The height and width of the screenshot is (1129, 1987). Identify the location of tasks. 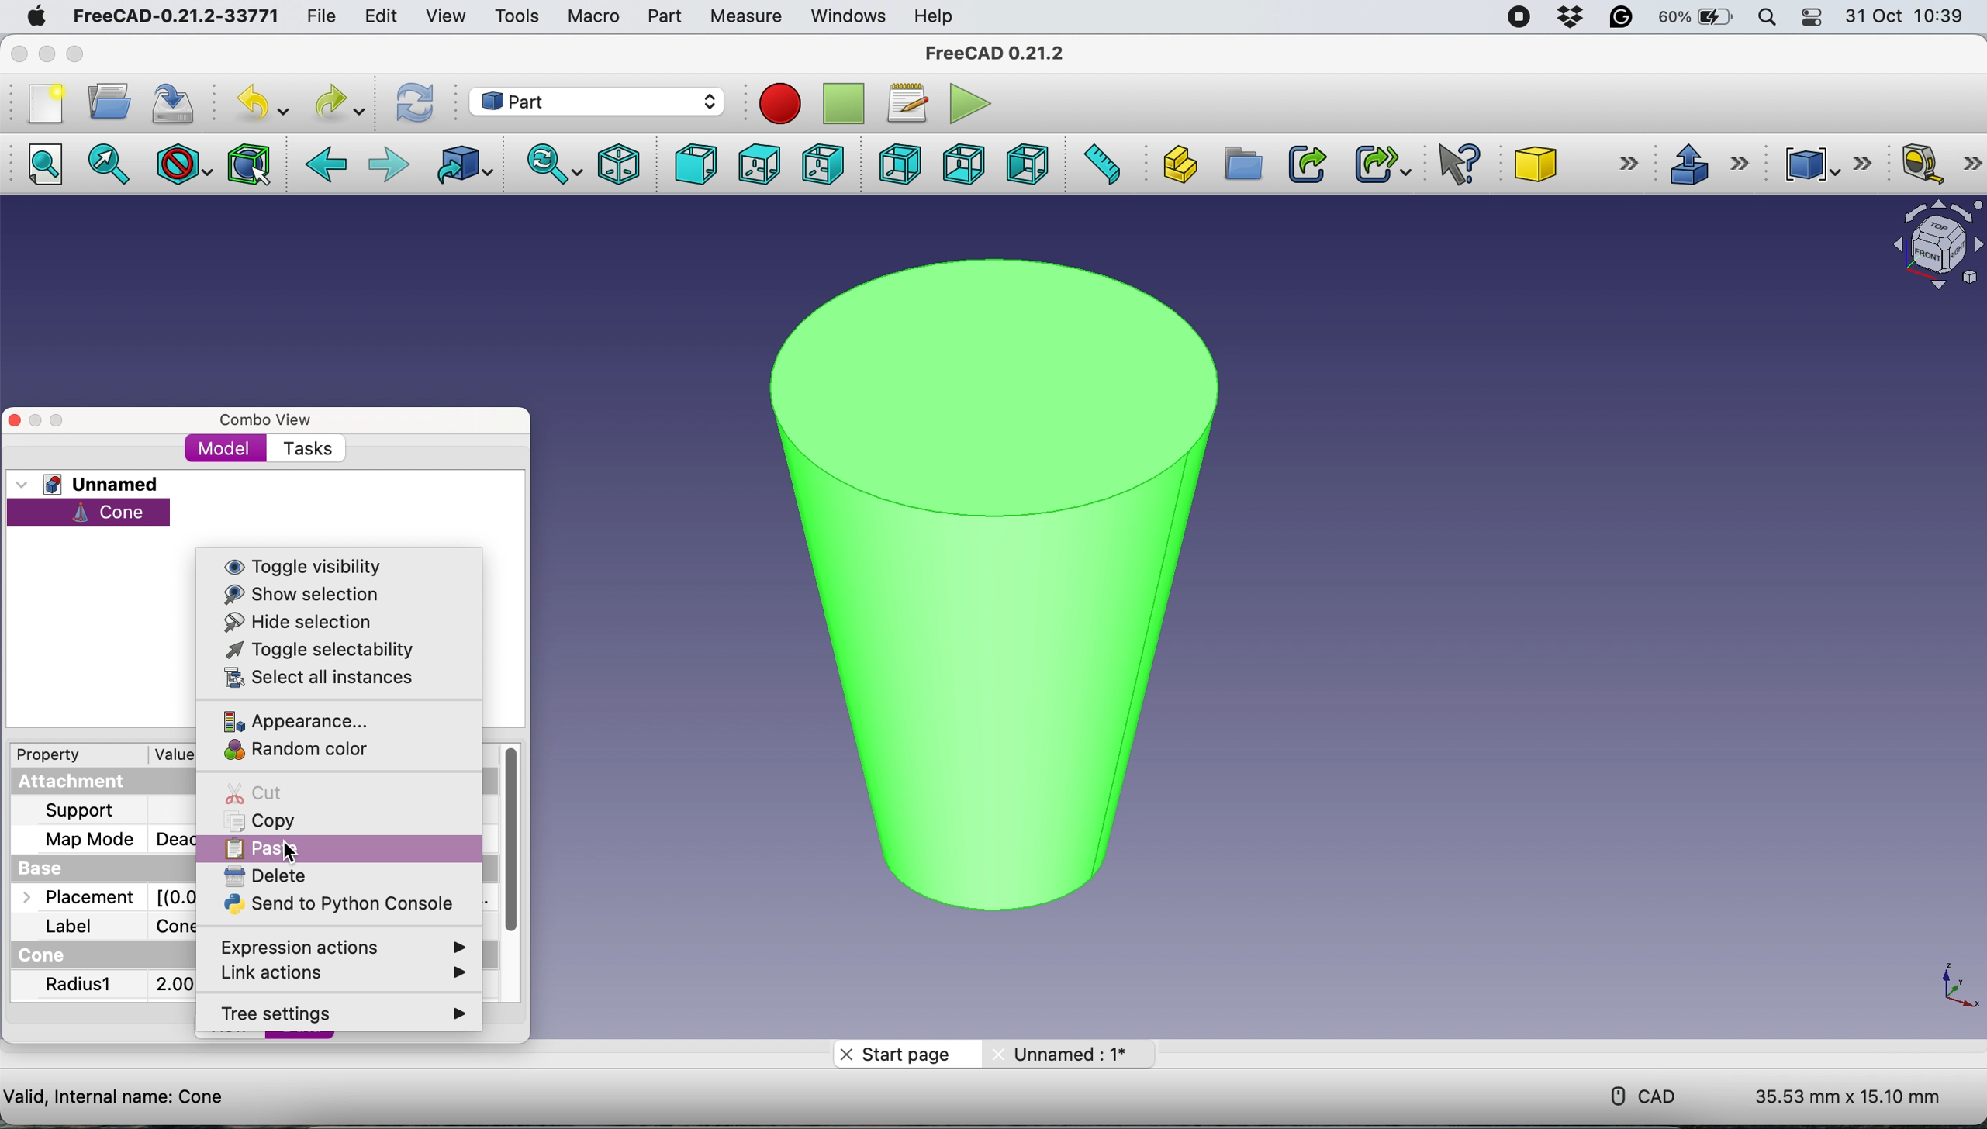
(307, 450).